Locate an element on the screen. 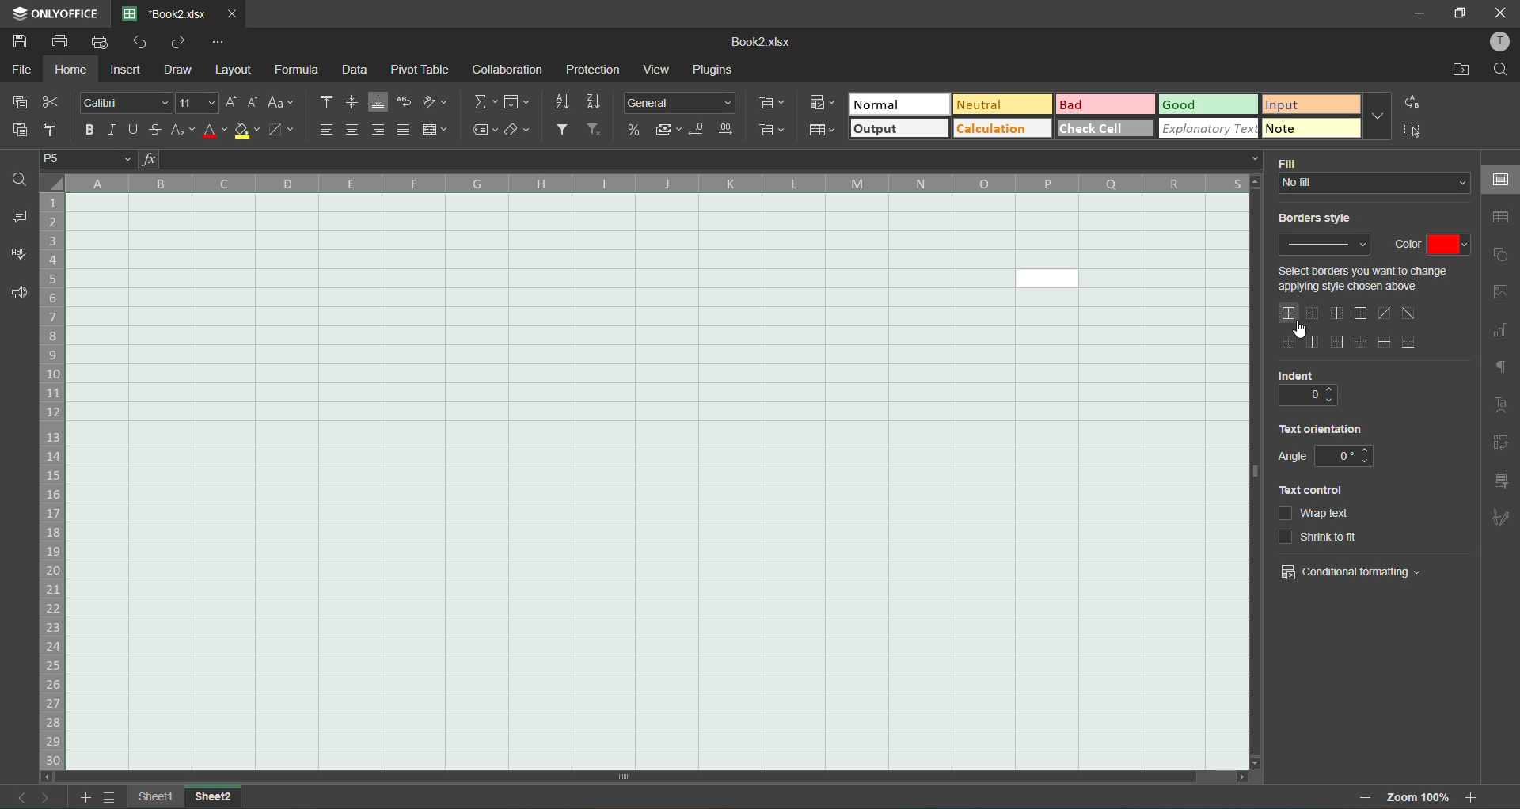  normal is located at coordinates (898, 103).